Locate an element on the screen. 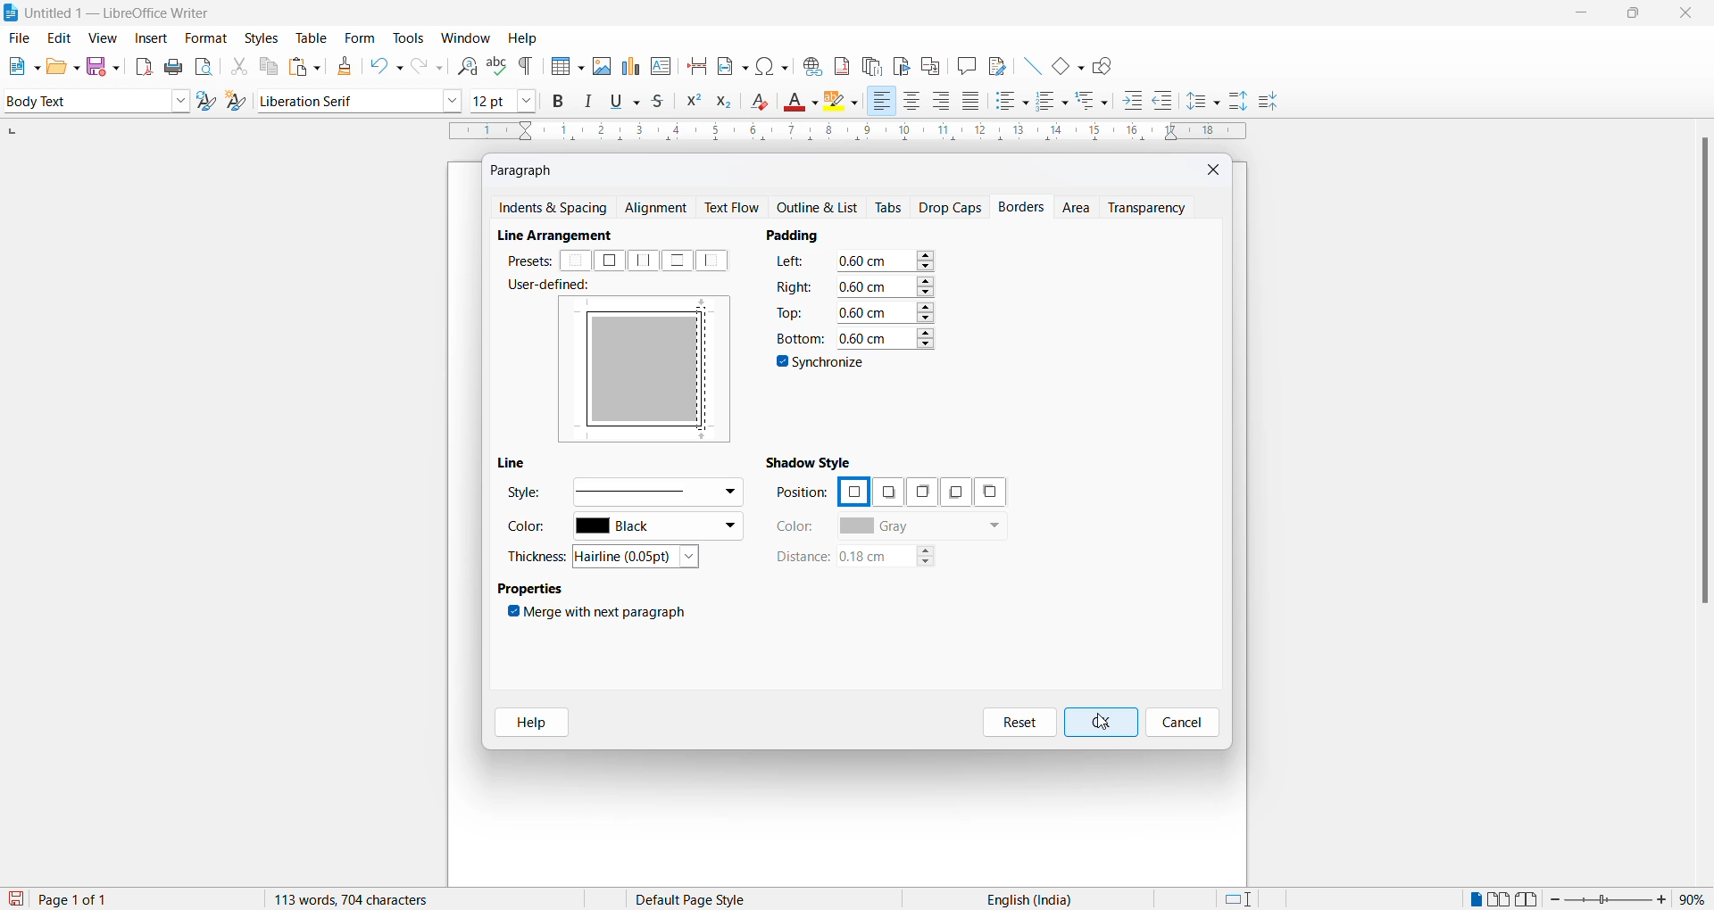  insert field is located at coordinates (731, 63).